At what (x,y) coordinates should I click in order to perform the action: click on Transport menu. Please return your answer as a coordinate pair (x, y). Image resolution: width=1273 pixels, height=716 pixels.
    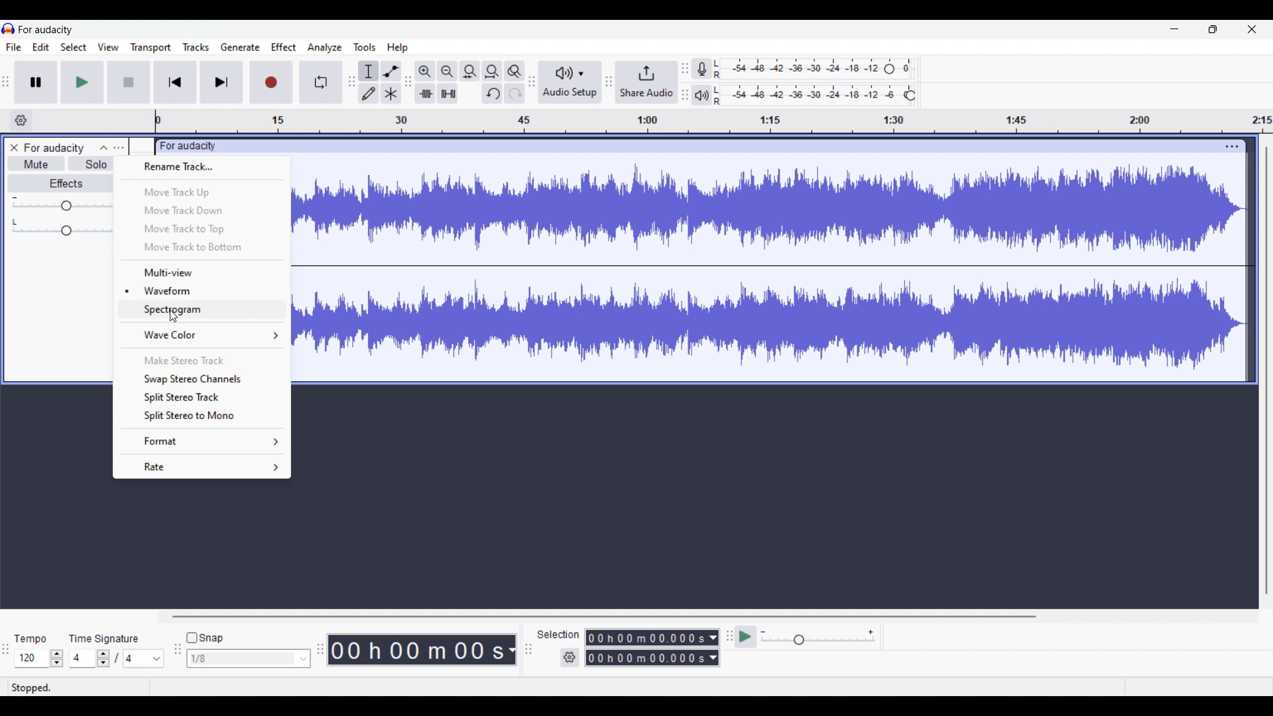
    Looking at the image, I should click on (151, 48).